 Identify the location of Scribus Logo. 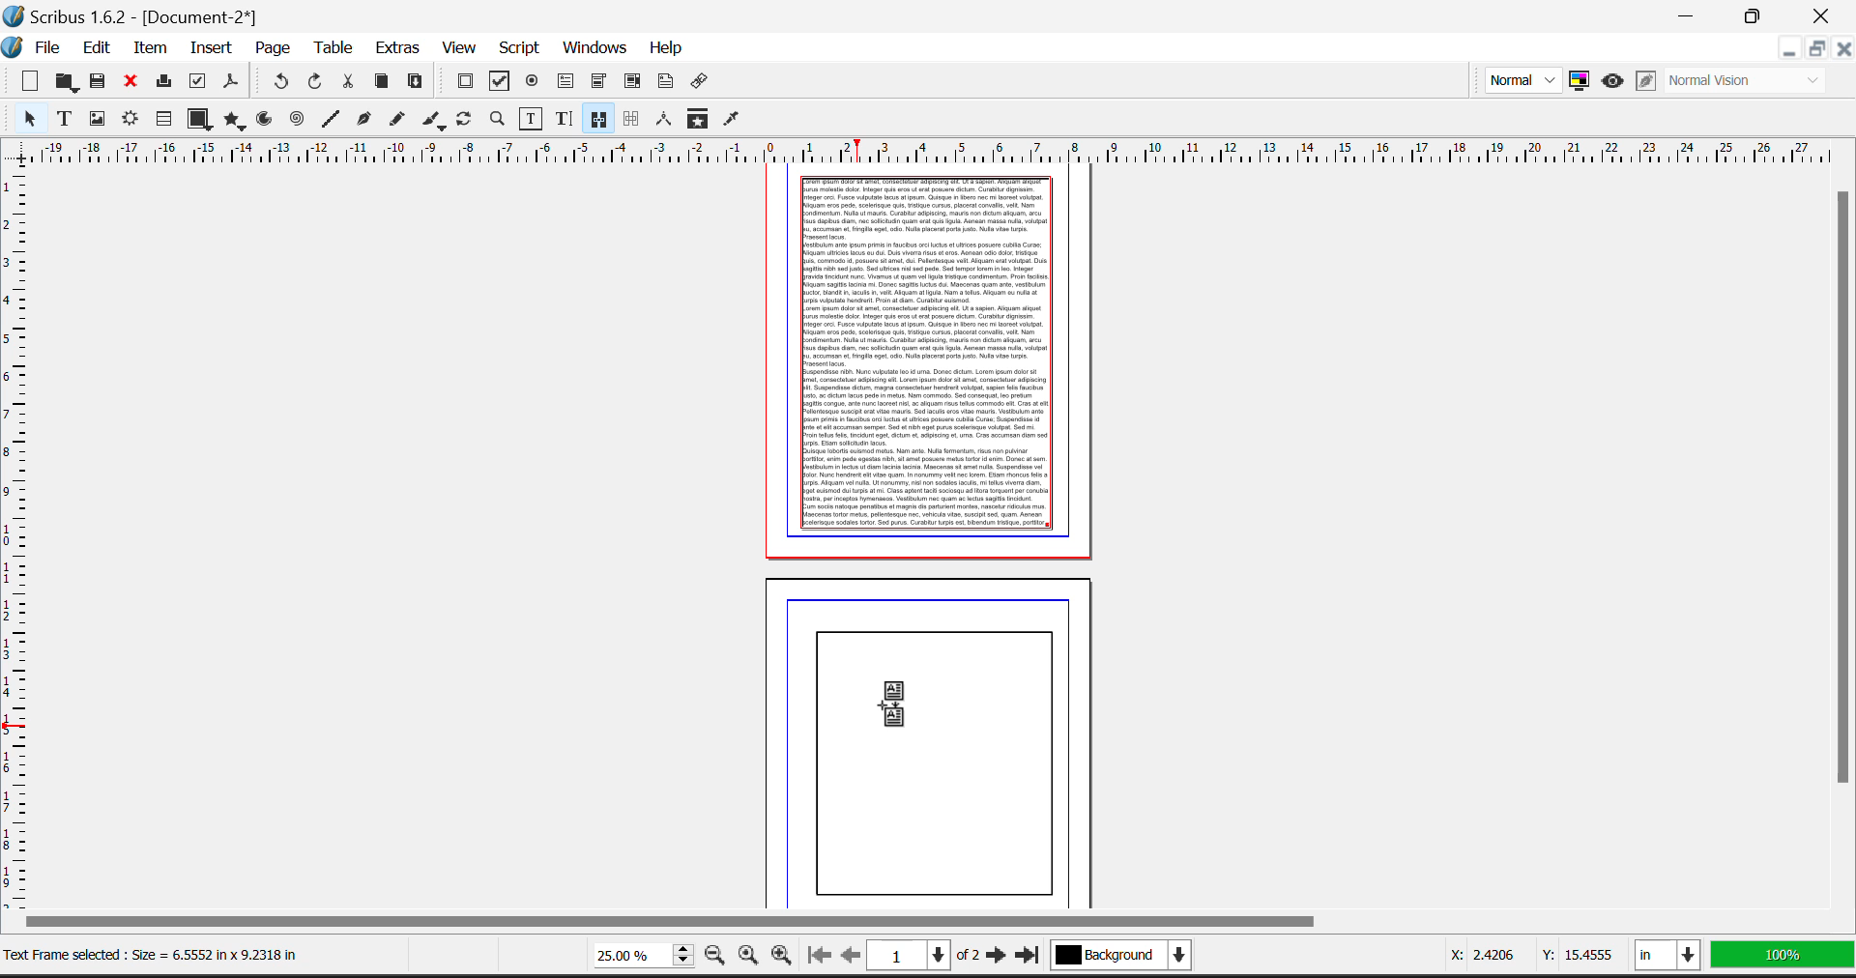
(14, 48).